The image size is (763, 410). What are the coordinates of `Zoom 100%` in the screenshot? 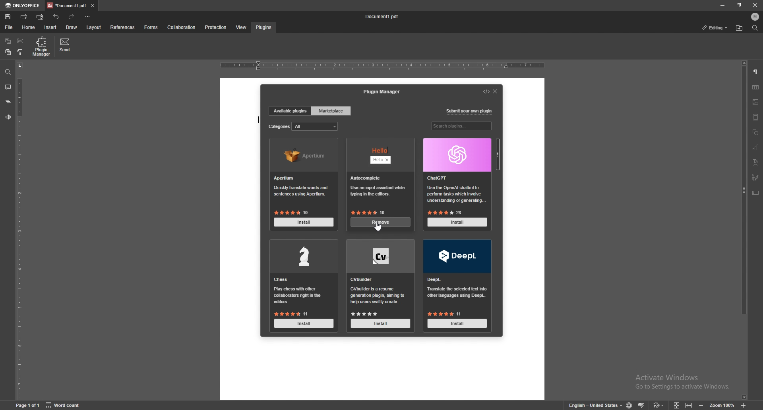 It's located at (722, 404).